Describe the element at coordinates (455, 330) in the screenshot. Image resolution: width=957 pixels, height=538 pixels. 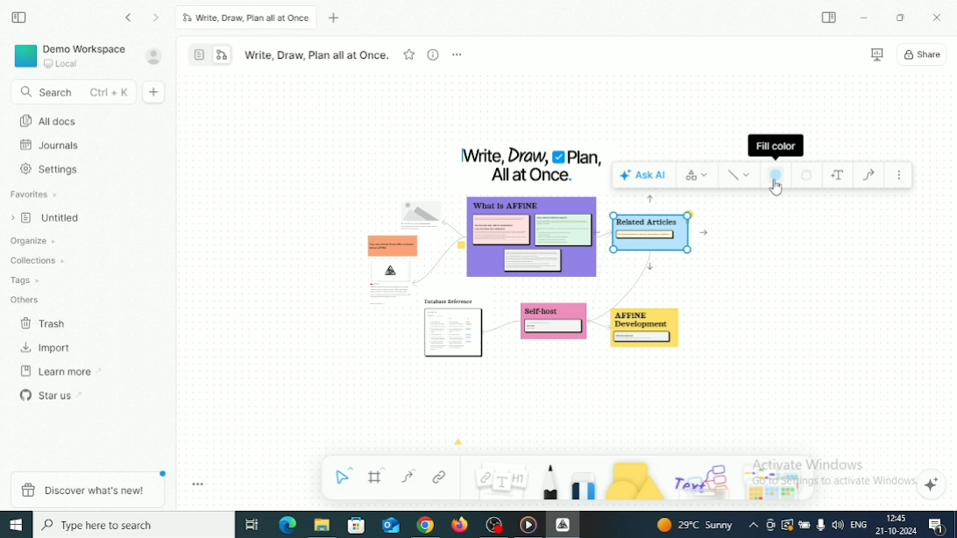
I see `Sticky notes` at that location.